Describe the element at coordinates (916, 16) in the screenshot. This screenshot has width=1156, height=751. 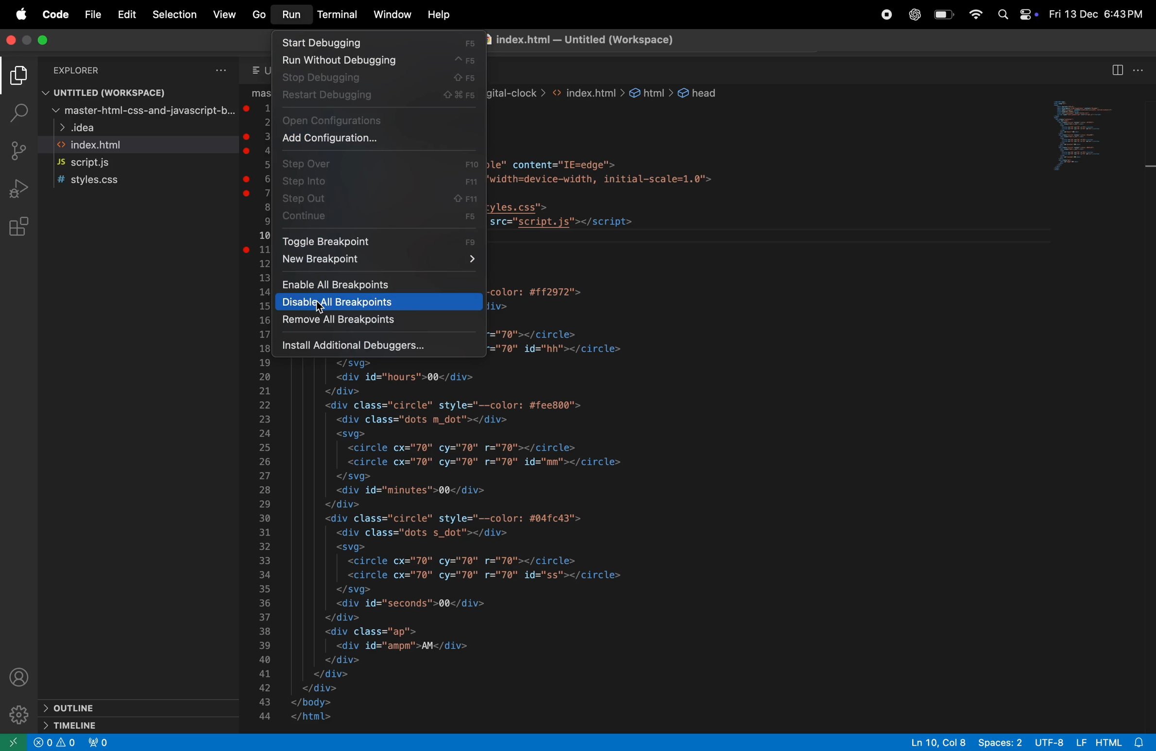
I see `chatgpt` at that location.